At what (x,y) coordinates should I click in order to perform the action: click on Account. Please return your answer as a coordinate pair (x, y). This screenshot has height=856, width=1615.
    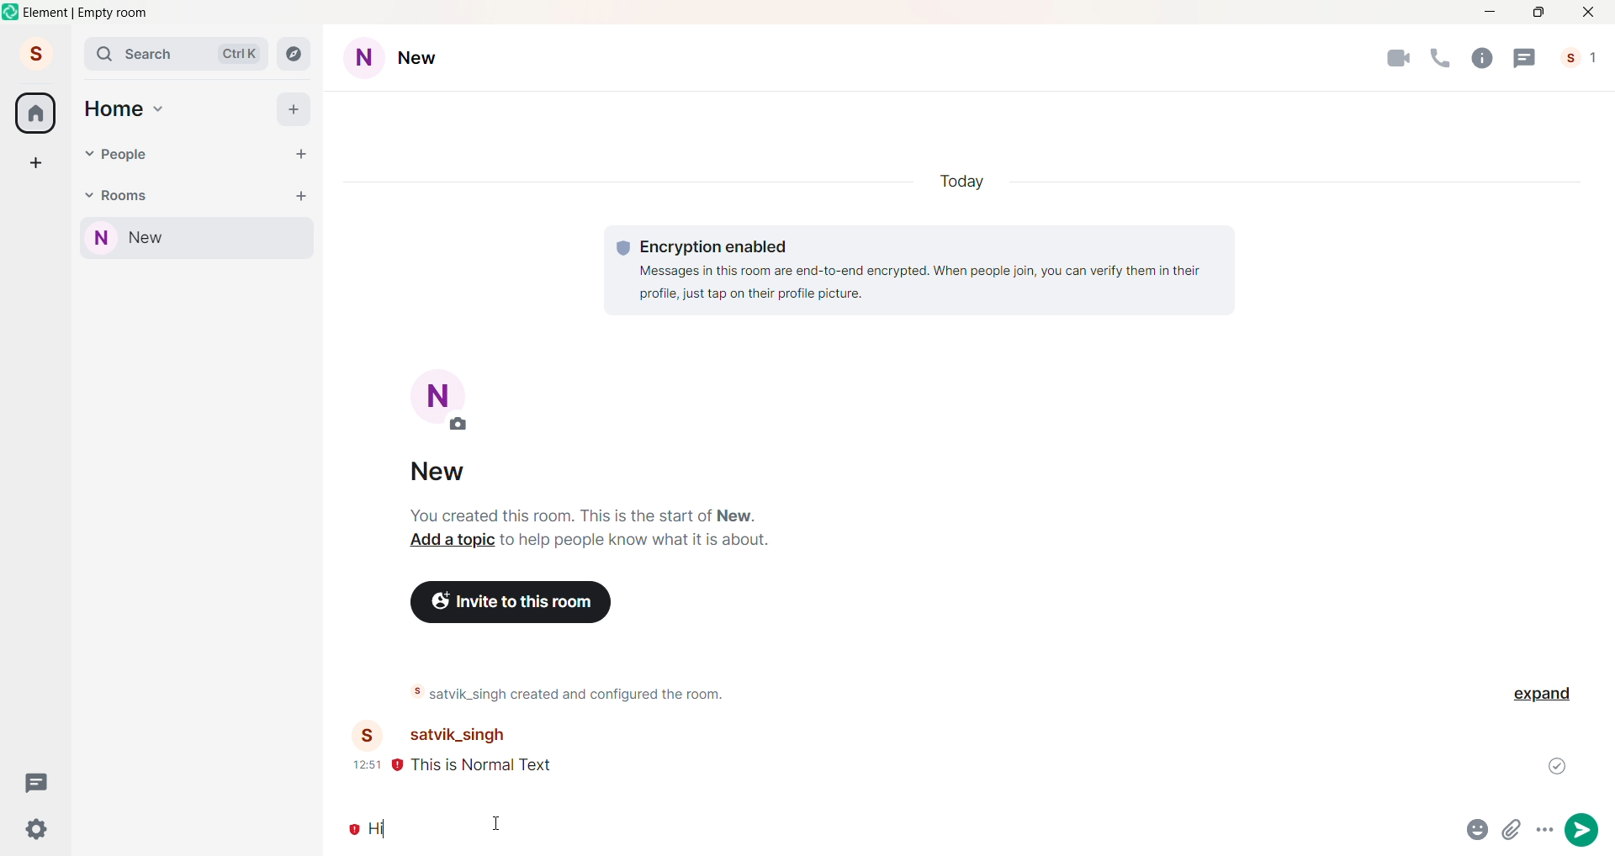
    Looking at the image, I should click on (34, 52).